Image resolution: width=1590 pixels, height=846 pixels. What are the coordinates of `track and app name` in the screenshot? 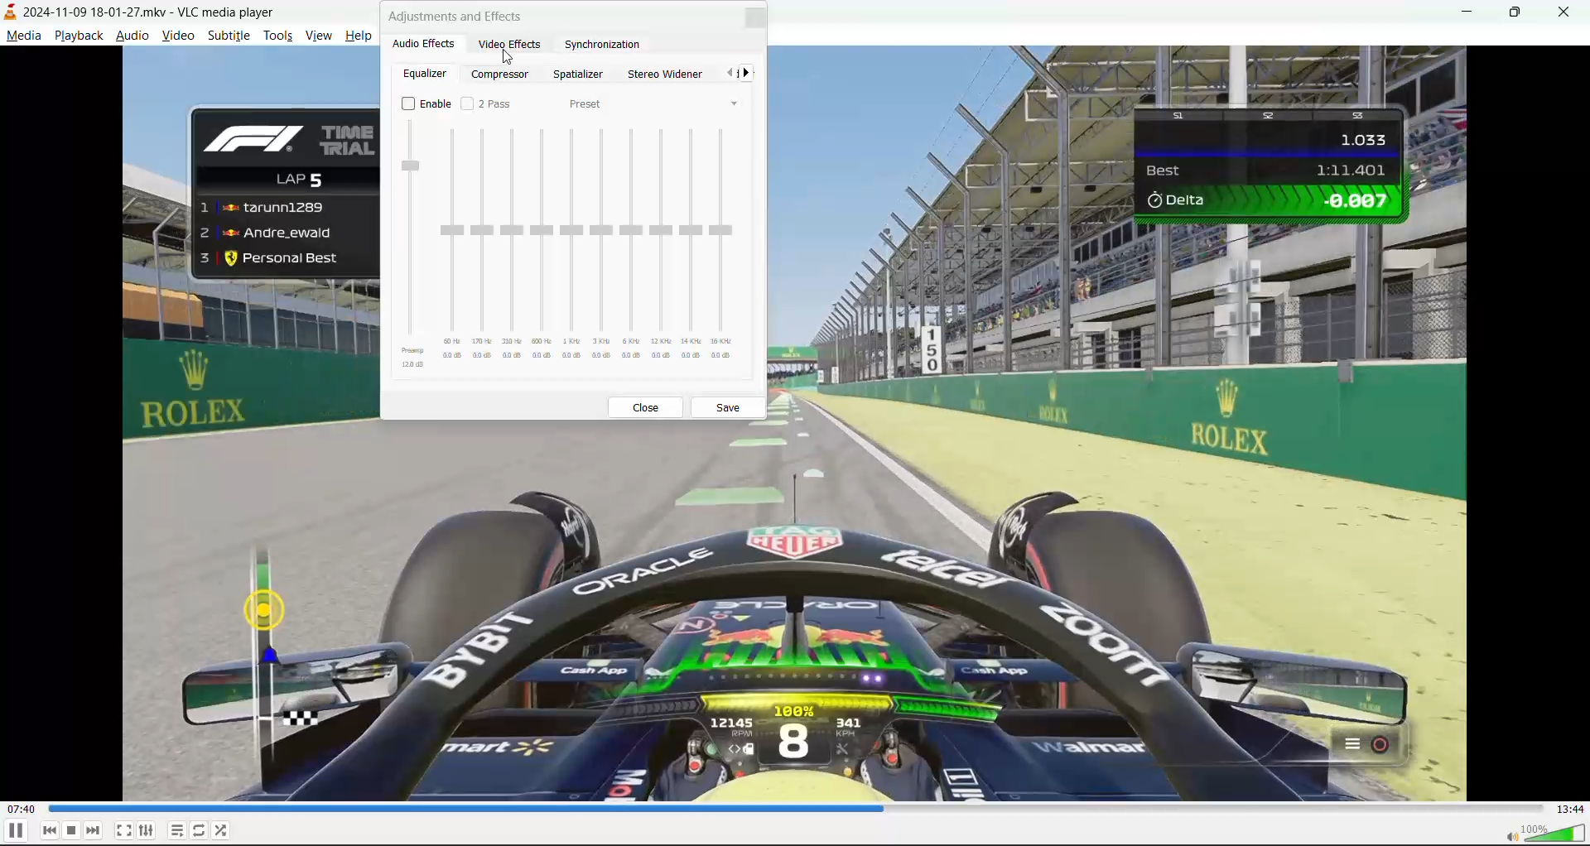 It's located at (142, 11).